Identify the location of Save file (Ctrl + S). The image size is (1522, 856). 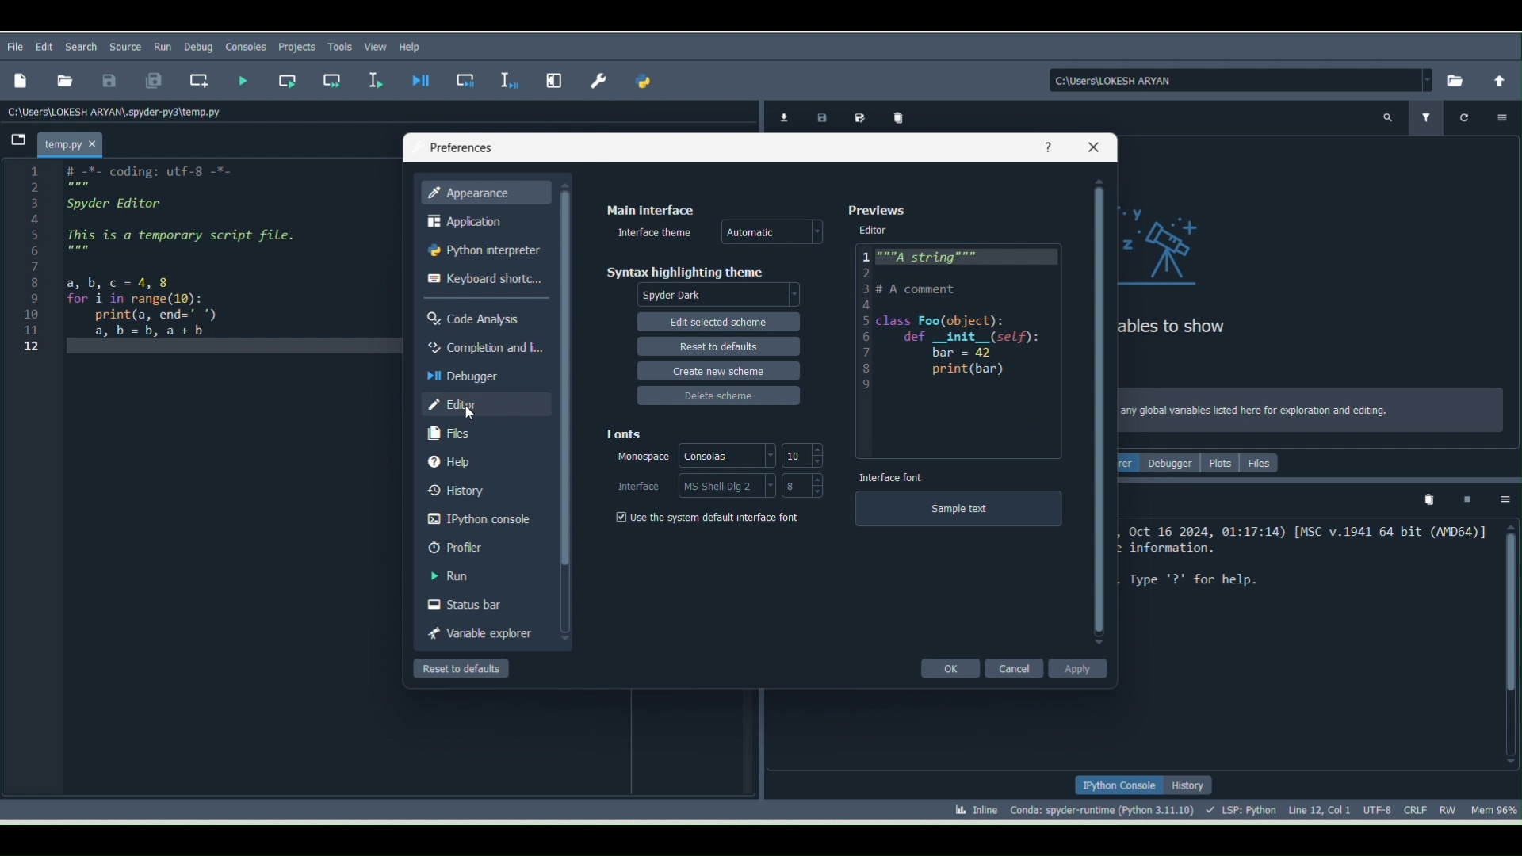
(109, 79).